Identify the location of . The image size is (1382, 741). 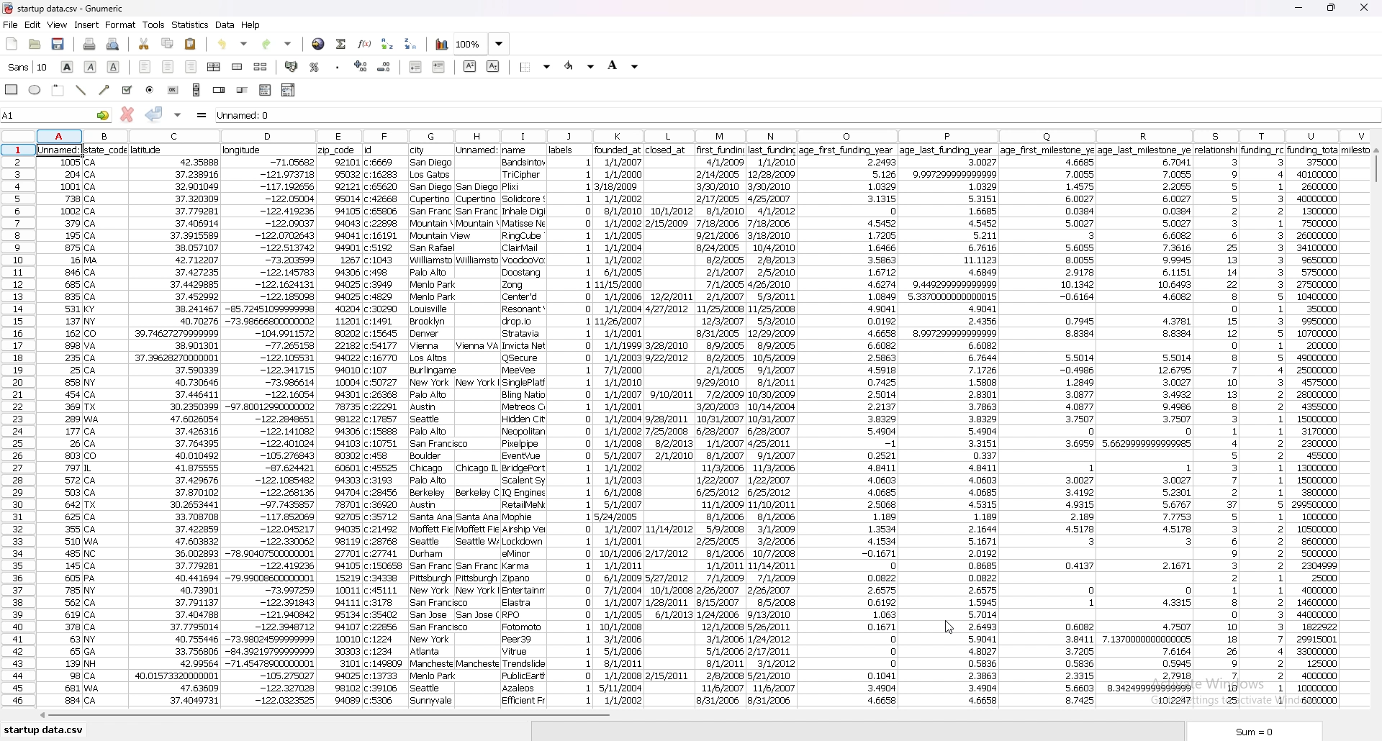
(107, 426).